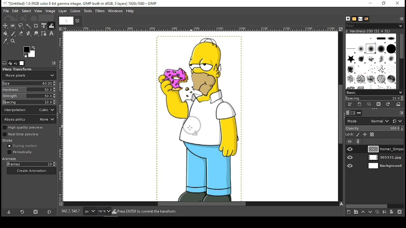 Image resolution: width=406 pixels, height=228 pixels. Describe the element at coordinates (146, 212) in the screenshot. I see `press enter to commit the transform` at that location.